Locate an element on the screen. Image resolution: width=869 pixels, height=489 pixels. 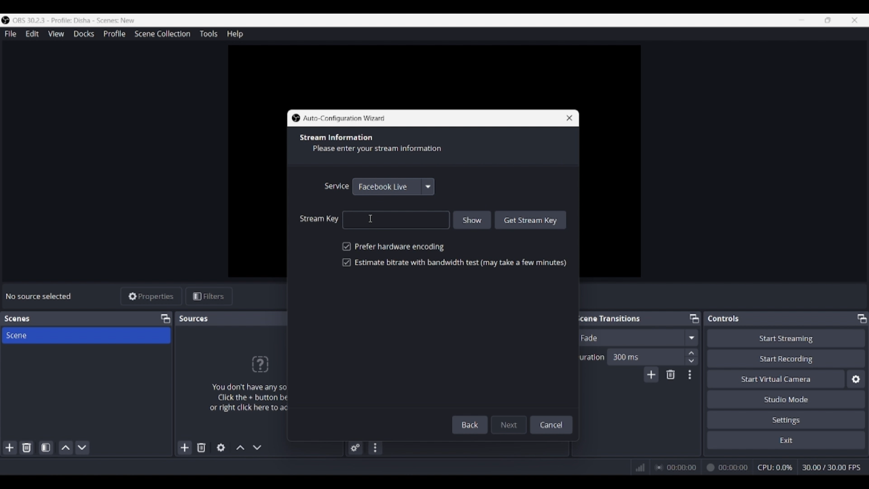
Move scene up is located at coordinates (66, 448).